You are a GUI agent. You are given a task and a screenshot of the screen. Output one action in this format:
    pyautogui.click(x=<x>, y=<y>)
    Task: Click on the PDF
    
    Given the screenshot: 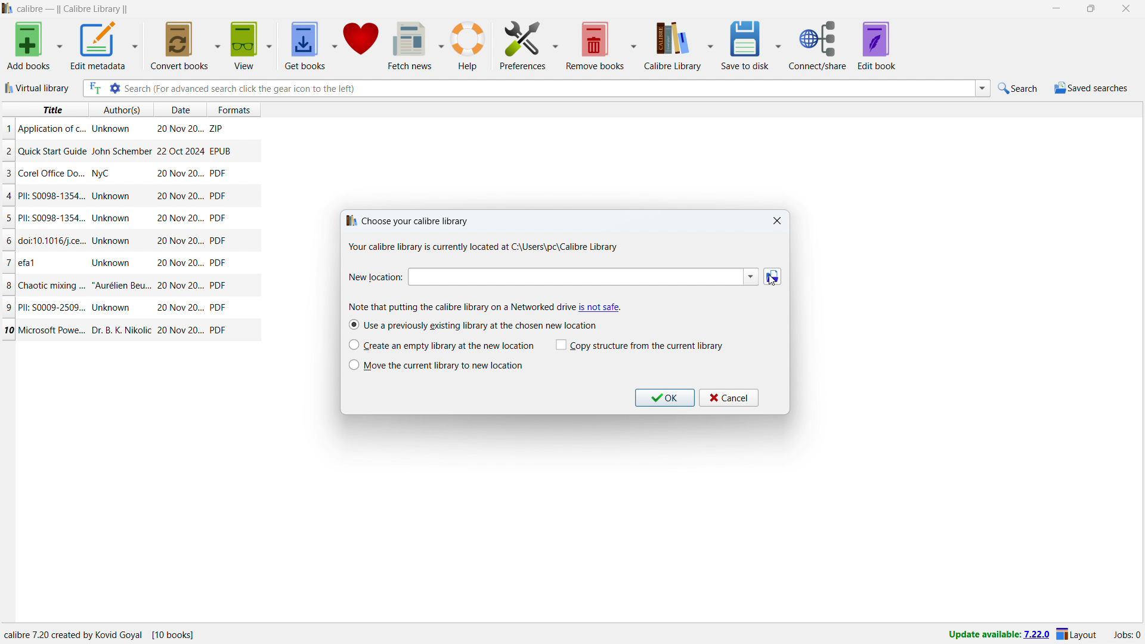 What is the action you would take?
    pyautogui.click(x=218, y=330)
    